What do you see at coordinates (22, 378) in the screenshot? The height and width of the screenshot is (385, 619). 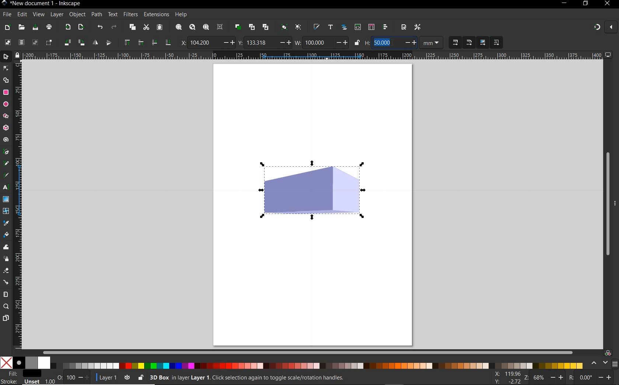 I see `fill and stroke` at bounding box center [22, 378].